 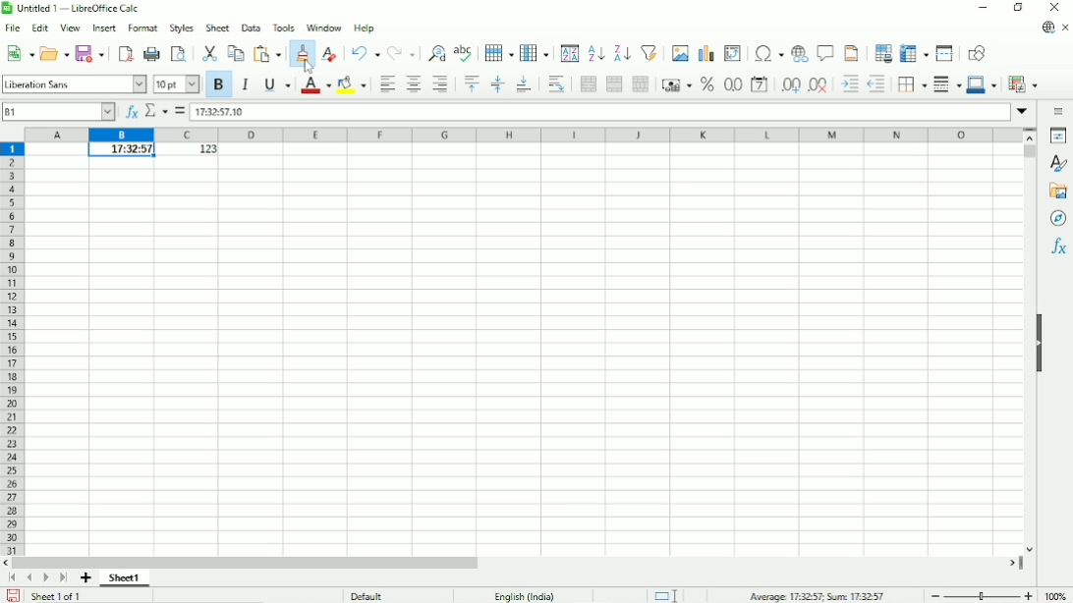 What do you see at coordinates (249, 564) in the screenshot?
I see `Horizontal scrollbar` at bounding box center [249, 564].